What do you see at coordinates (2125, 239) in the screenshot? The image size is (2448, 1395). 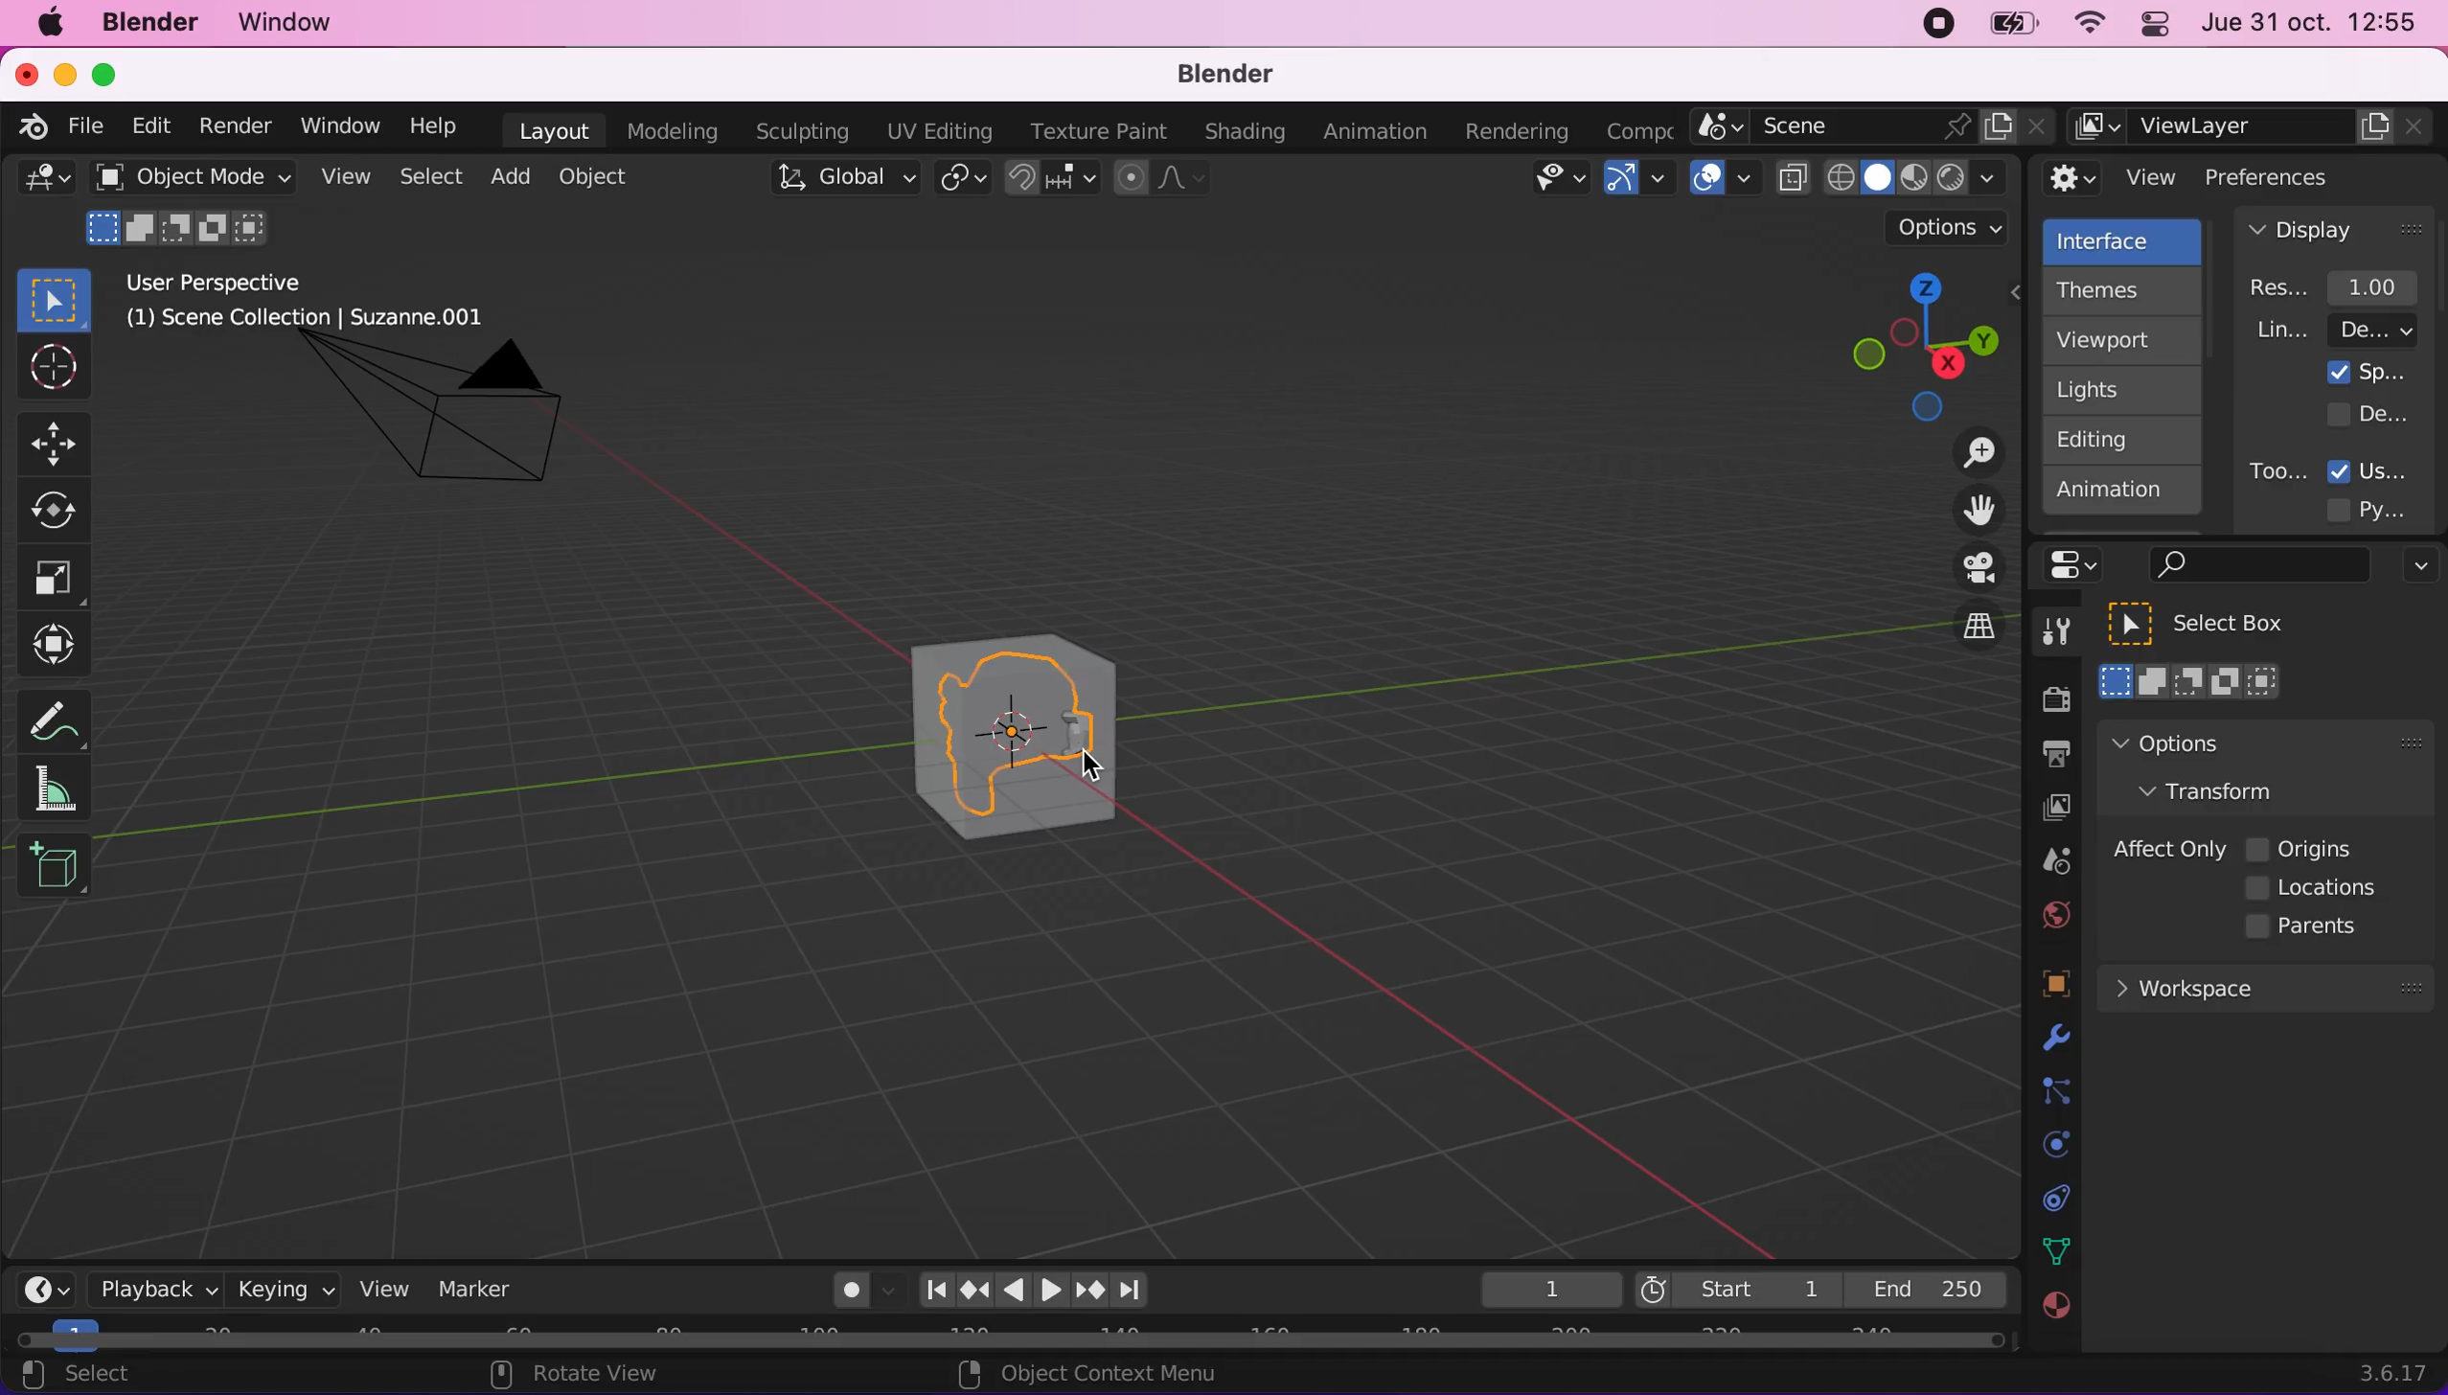 I see `interface` at bounding box center [2125, 239].